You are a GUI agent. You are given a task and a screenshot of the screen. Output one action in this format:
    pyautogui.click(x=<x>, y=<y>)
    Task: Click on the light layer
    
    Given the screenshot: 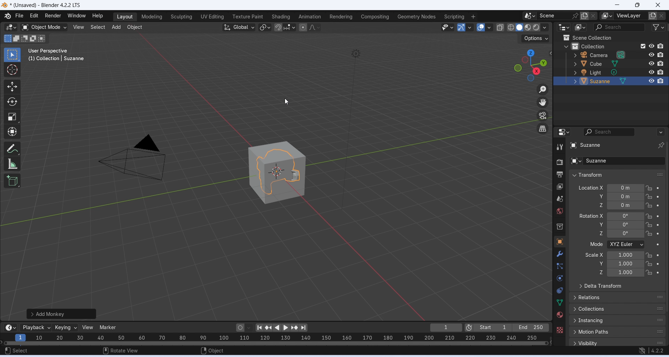 What is the action you would take?
    pyautogui.click(x=606, y=73)
    